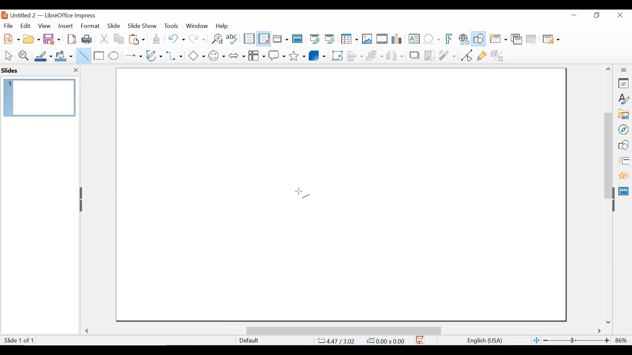 The height and width of the screenshot is (355, 632). What do you see at coordinates (479, 39) in the screenshot?
I see `Show Draw Functions` at bounding box center [479, 39].